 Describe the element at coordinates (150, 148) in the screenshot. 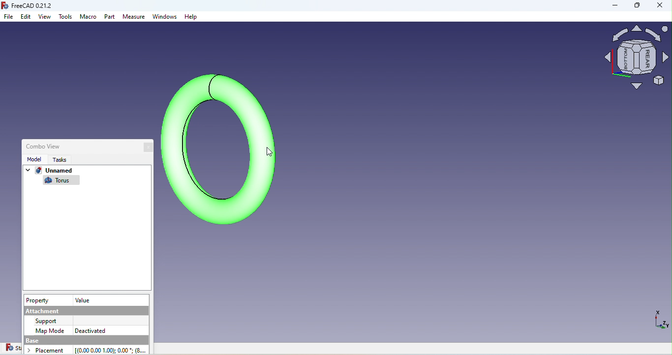

I see `Close` at that location.